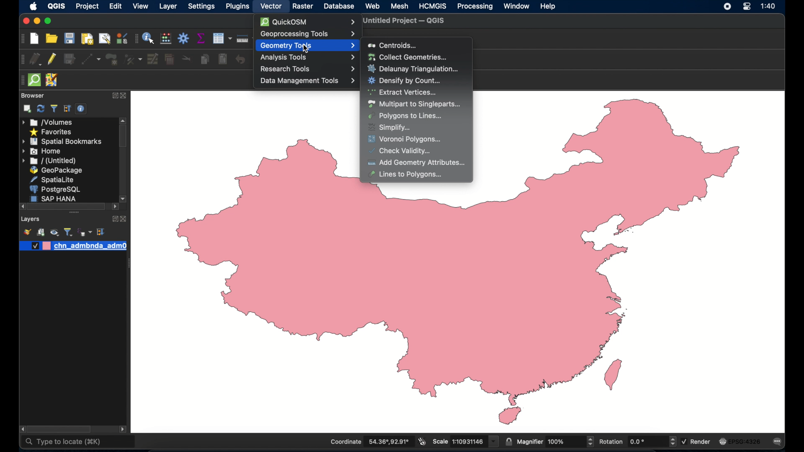 The width and height of the screenshot is (804, 452). I want to click on add geometry attributes, so click(417, 162).